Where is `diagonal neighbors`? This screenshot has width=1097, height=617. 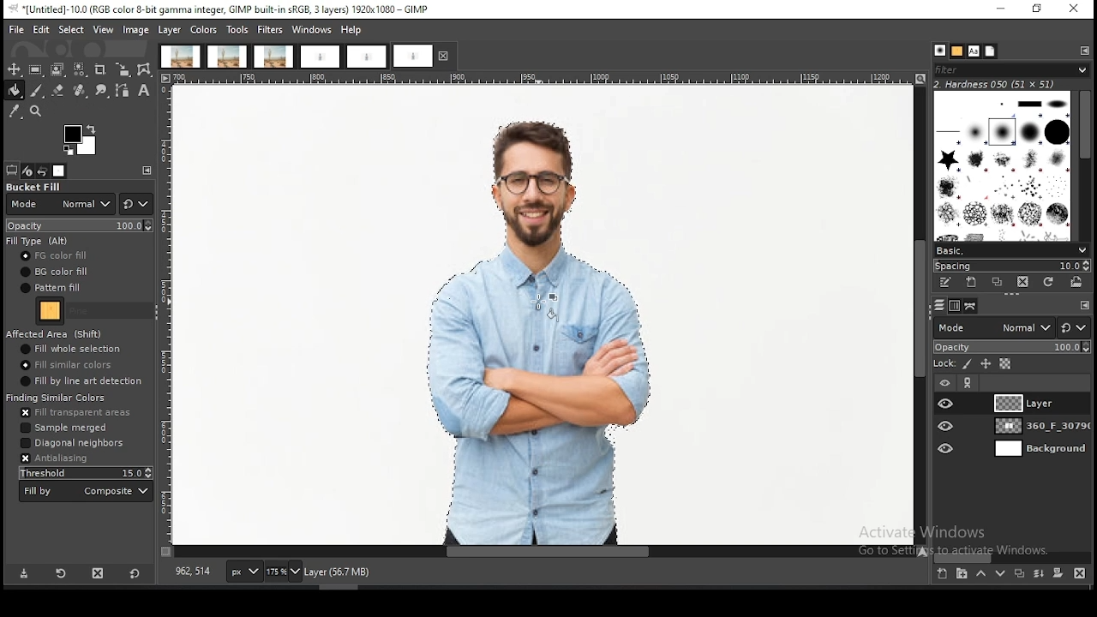
diagonal neighbors is located at coordinates (74, 444).